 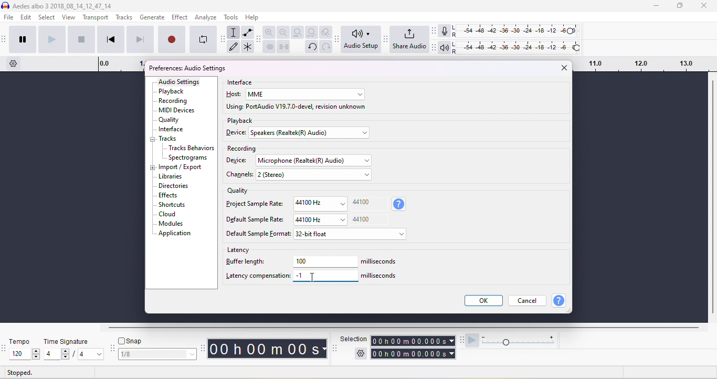 I want to click on select recording device, so click(x=318, y=161).